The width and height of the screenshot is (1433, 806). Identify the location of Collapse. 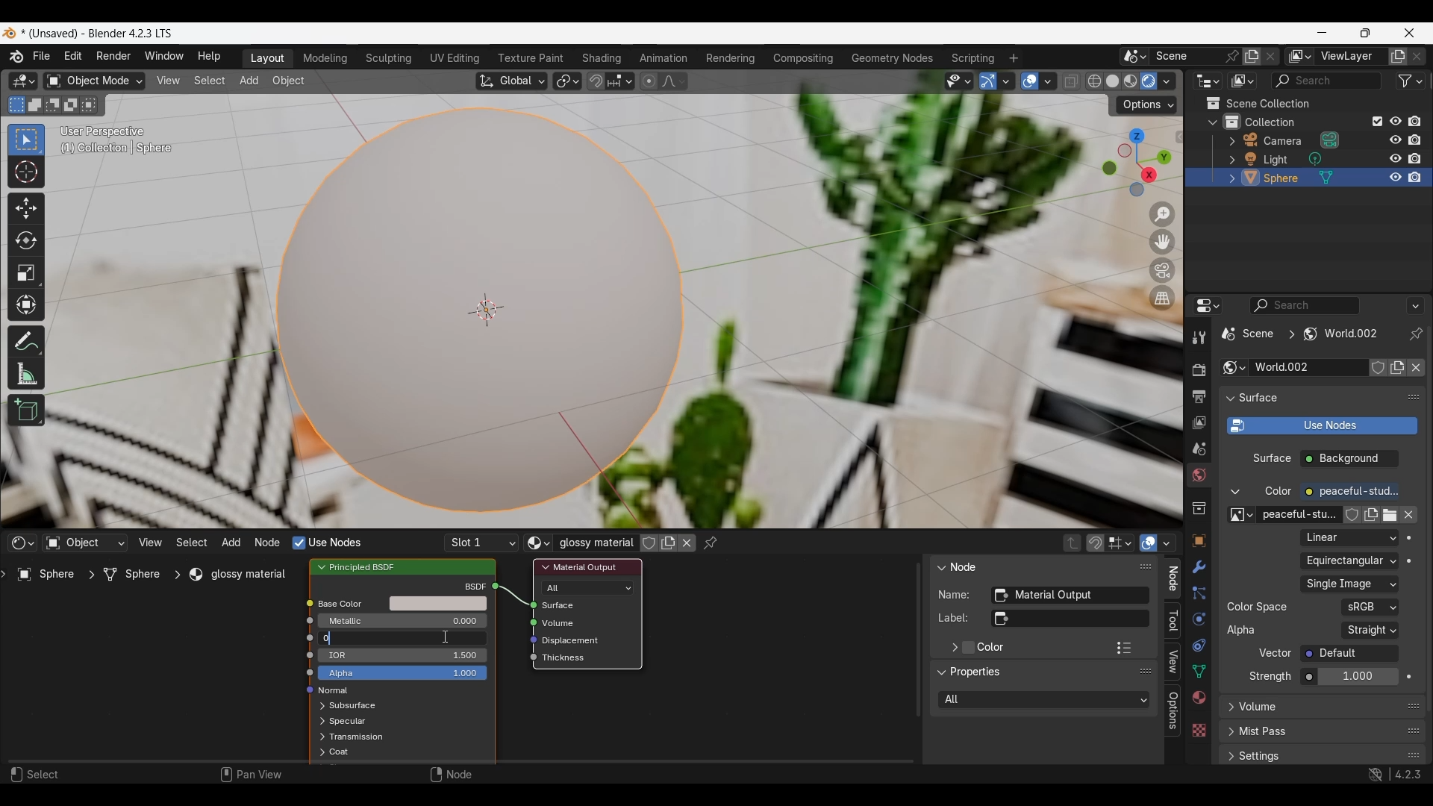
(940, 566).